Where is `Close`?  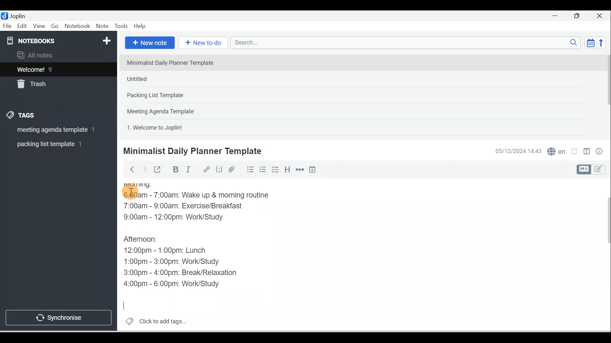 Close is located at coordinates (601, 16).